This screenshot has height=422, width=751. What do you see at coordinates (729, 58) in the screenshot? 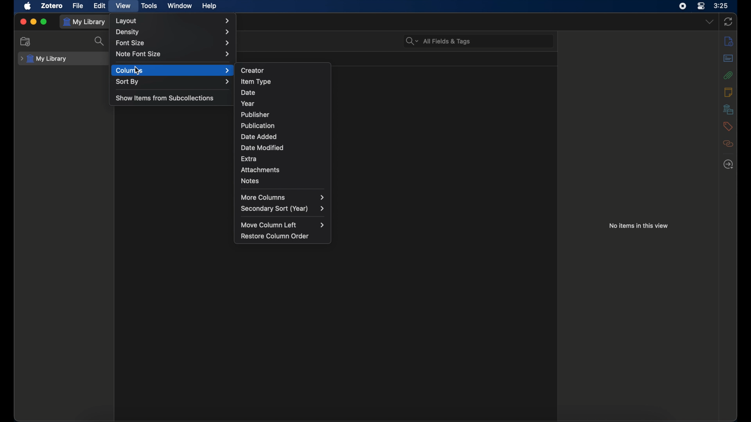
I see `abstract` at bounding box center [729, 58].